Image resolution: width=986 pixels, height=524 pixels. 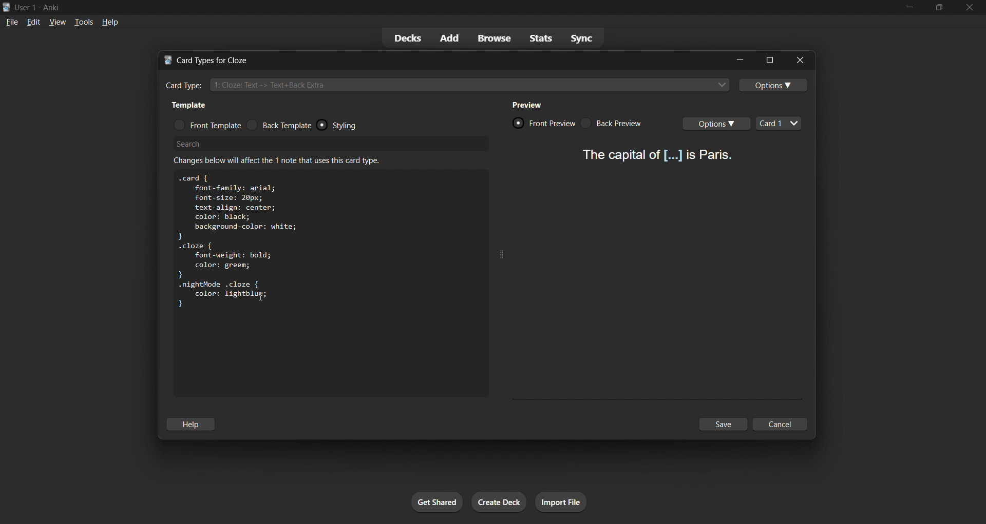 What do you see at coordinates (718, 126) in the screenshot?
I see `card options` at bounding box center [718, 126].